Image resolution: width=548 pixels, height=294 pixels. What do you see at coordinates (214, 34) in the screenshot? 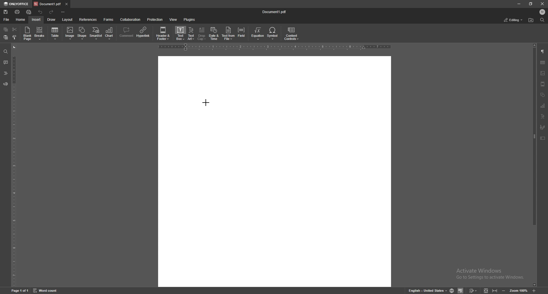
I see `date and time` at bounding box center [214, 34].